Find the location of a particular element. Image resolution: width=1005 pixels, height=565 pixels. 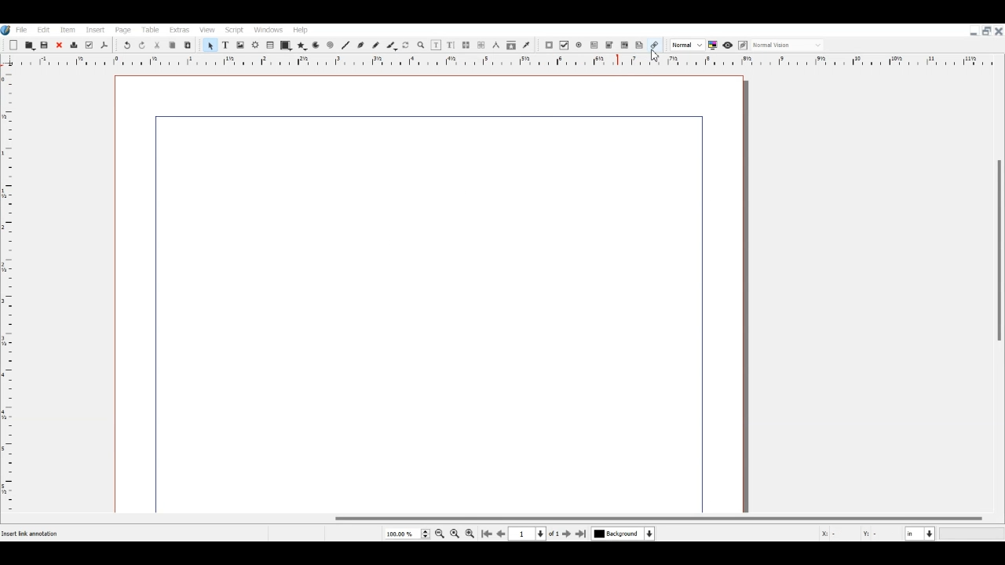

Logo is located at coordinates (6, 30).